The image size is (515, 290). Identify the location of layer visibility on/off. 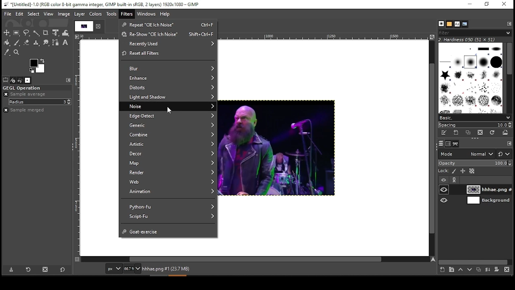
(444, 200).